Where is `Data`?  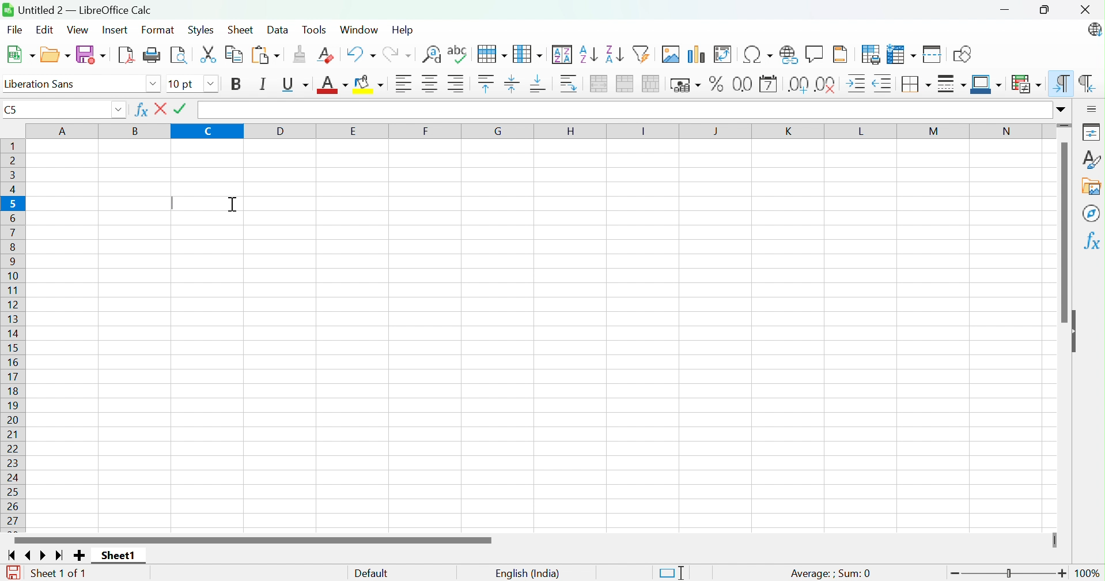 Data is located at coordinates (278, 30).